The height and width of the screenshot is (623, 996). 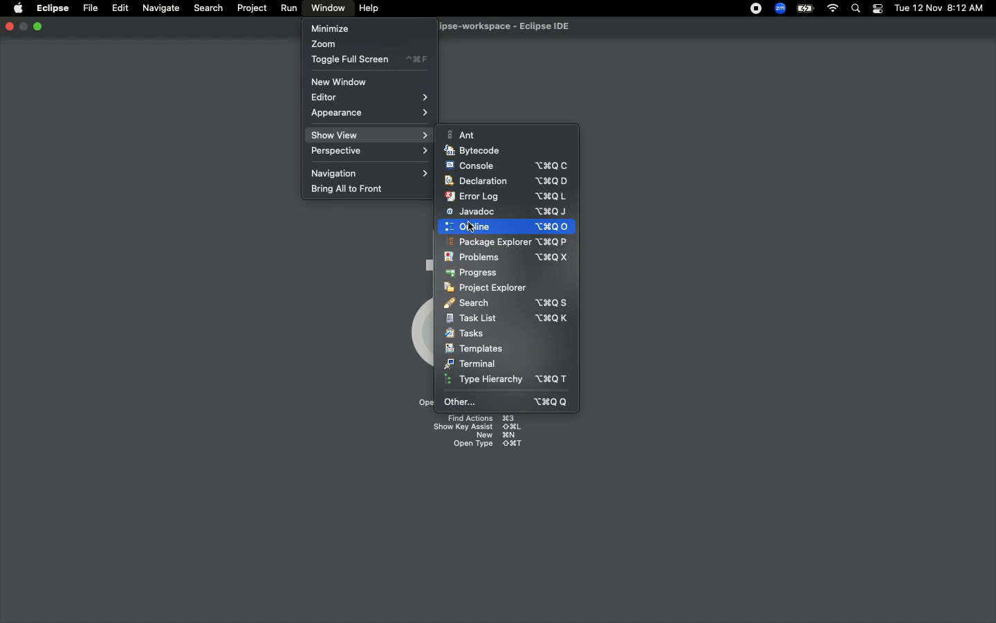 What do you see at coordinates (326, 8) in the screenshot?
I see `Window` at bounding box center [326, 8].